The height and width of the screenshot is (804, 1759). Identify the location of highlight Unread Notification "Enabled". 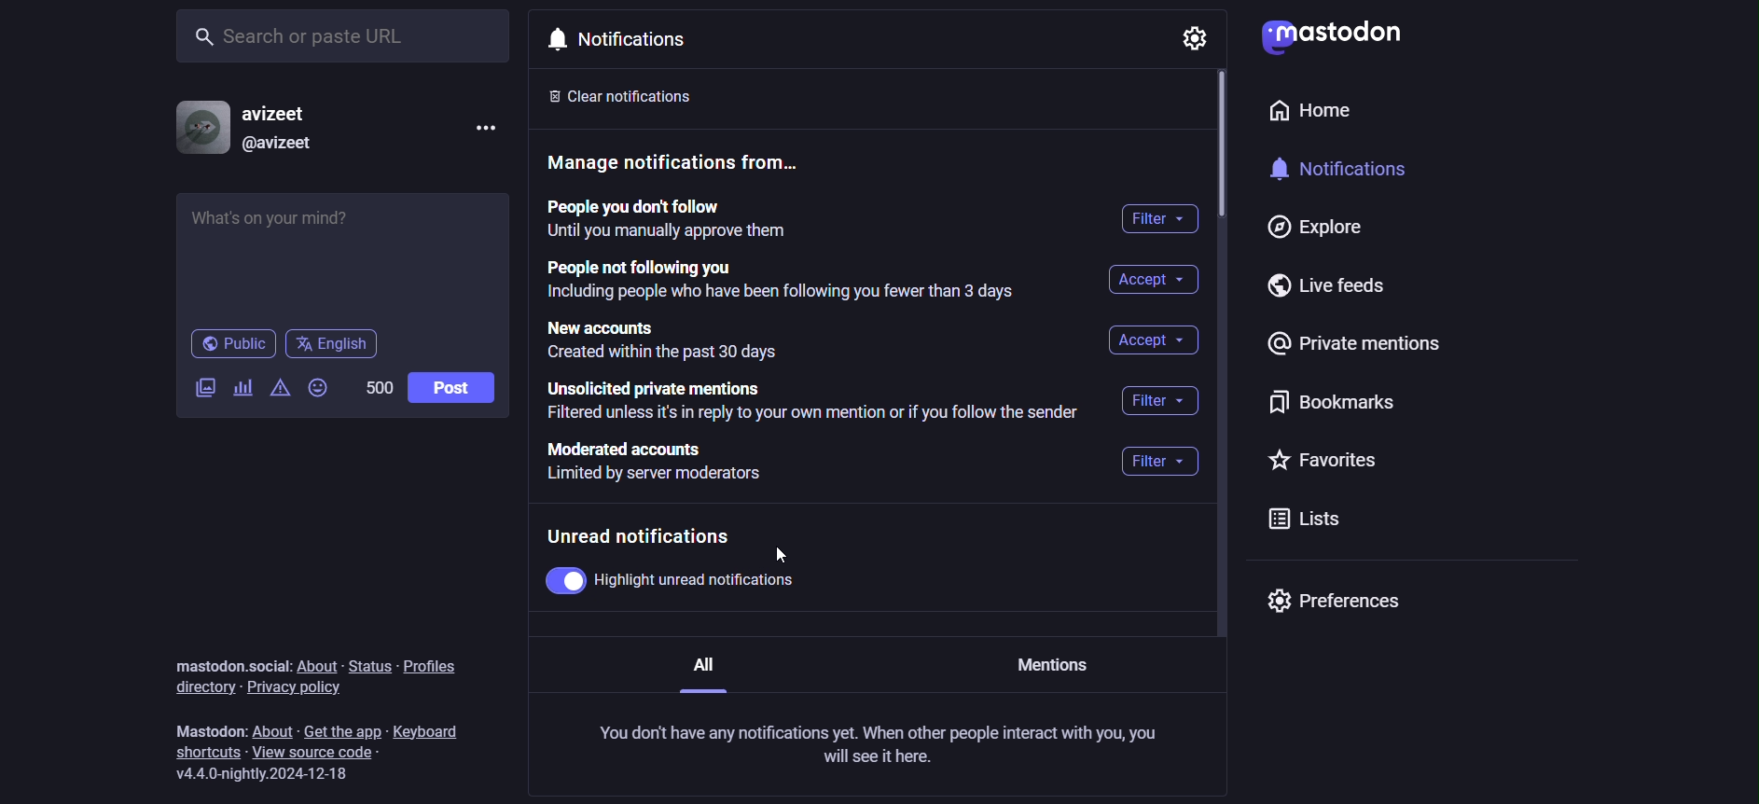
(675, 578).